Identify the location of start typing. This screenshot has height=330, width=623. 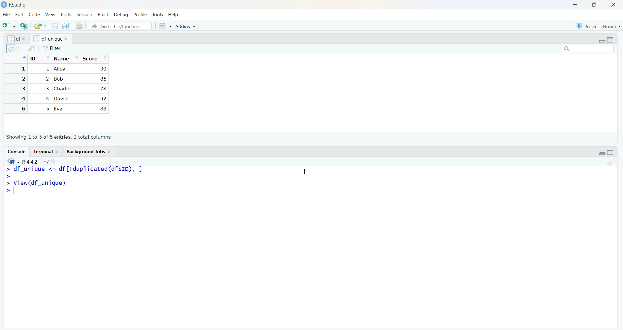
(7, 191).